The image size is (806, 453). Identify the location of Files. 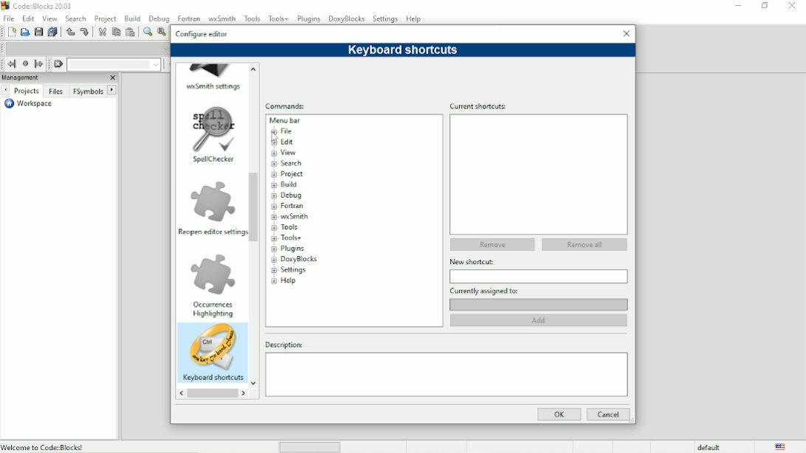
(56, 92).